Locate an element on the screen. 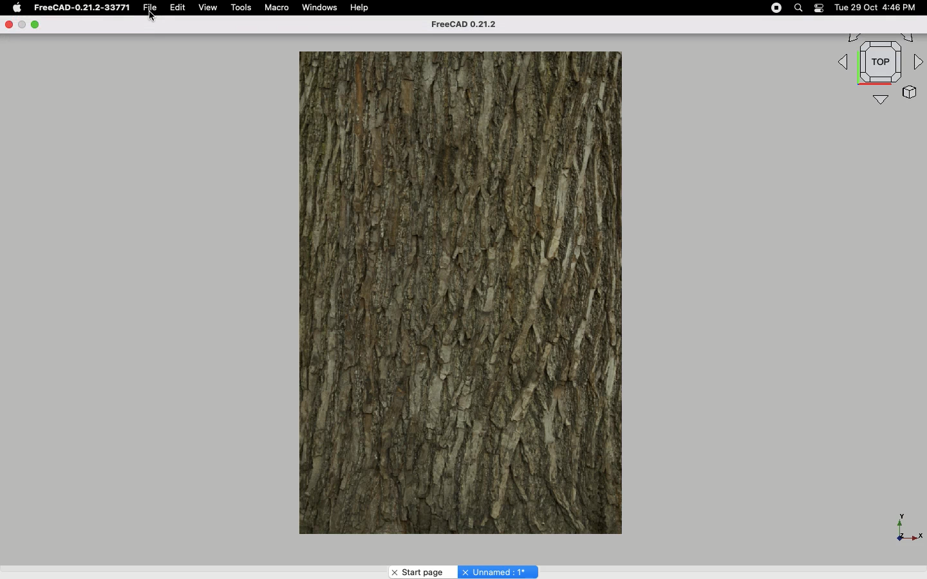 This screenshot has height=579, width=927. Minimize is located at coordinates (35, 25).